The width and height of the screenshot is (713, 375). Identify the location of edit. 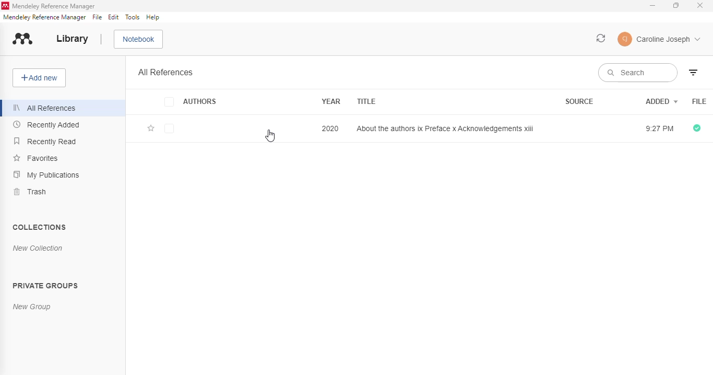
(114, 17).